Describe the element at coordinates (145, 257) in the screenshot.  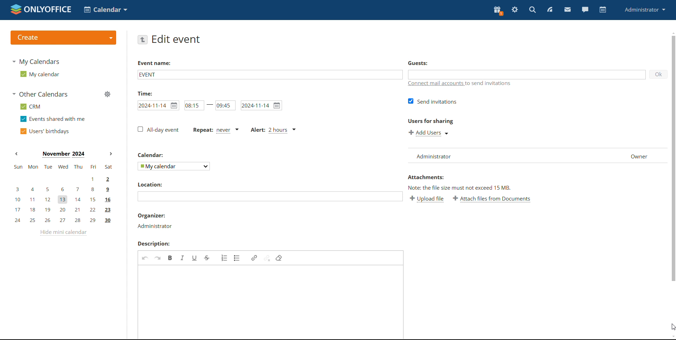
I see `undo` at that location.